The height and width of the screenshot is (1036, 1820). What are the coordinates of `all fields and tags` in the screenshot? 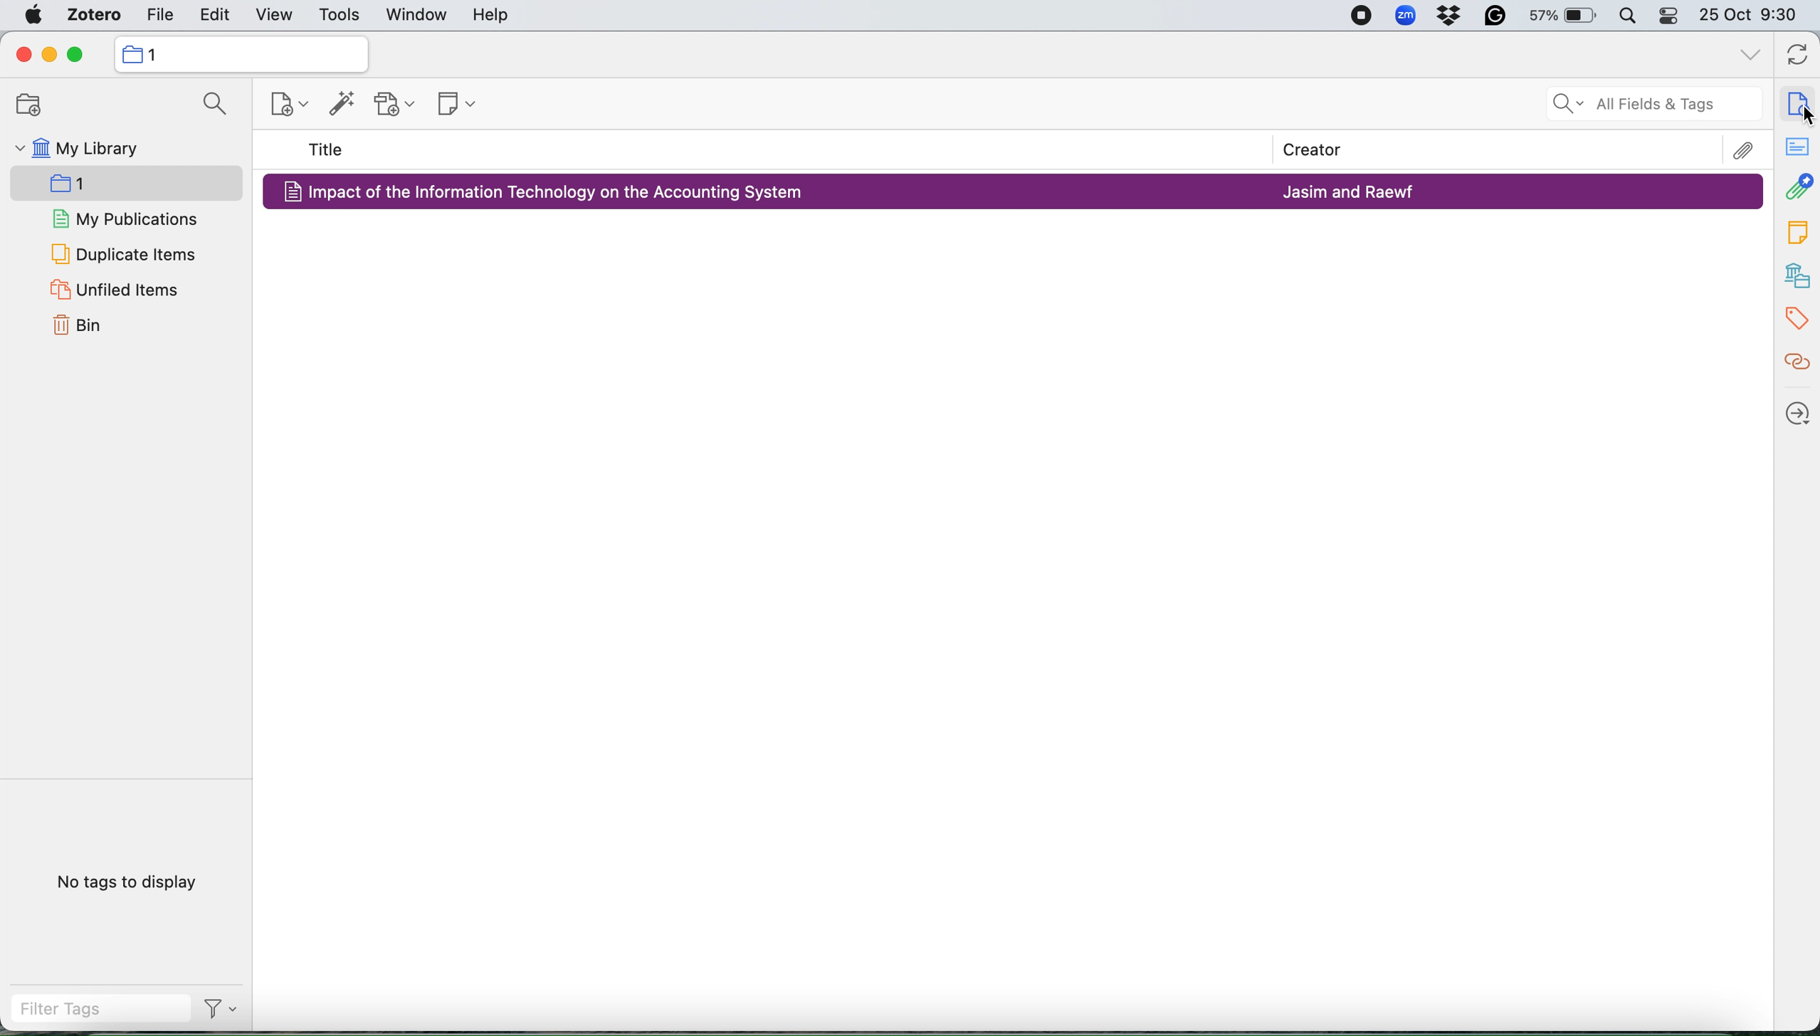 It's located at (1626, 106).